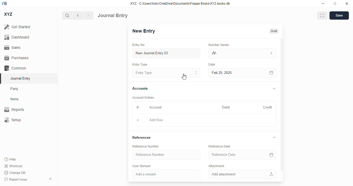 Image resolution: width=353 pixels, height=186 pixels. I want to click on previous, so click(78, 16).